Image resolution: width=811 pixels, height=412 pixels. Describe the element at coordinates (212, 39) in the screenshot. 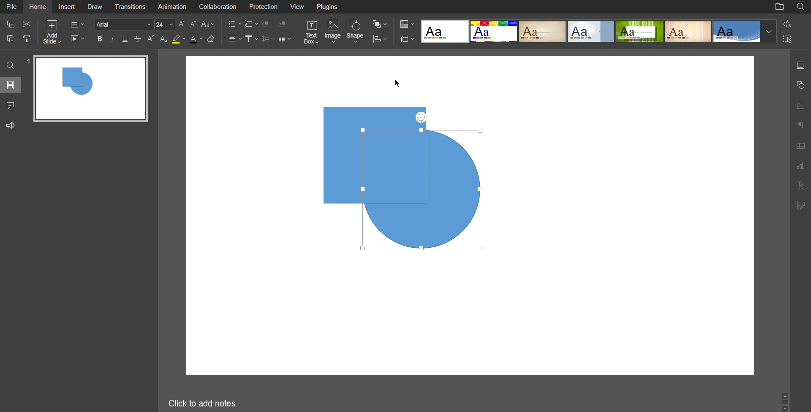

I see `Erase` at that location.